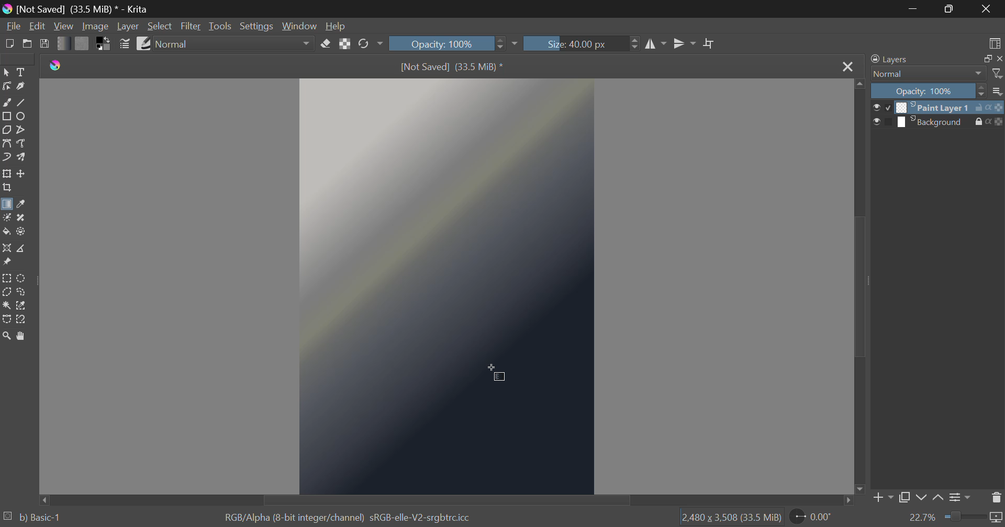 Image resolution: width=1005 pixels, height=527 pixels. Describe the element at coordinates (6, 86) in the screenshot. I see `Edit Shapes` at that location.